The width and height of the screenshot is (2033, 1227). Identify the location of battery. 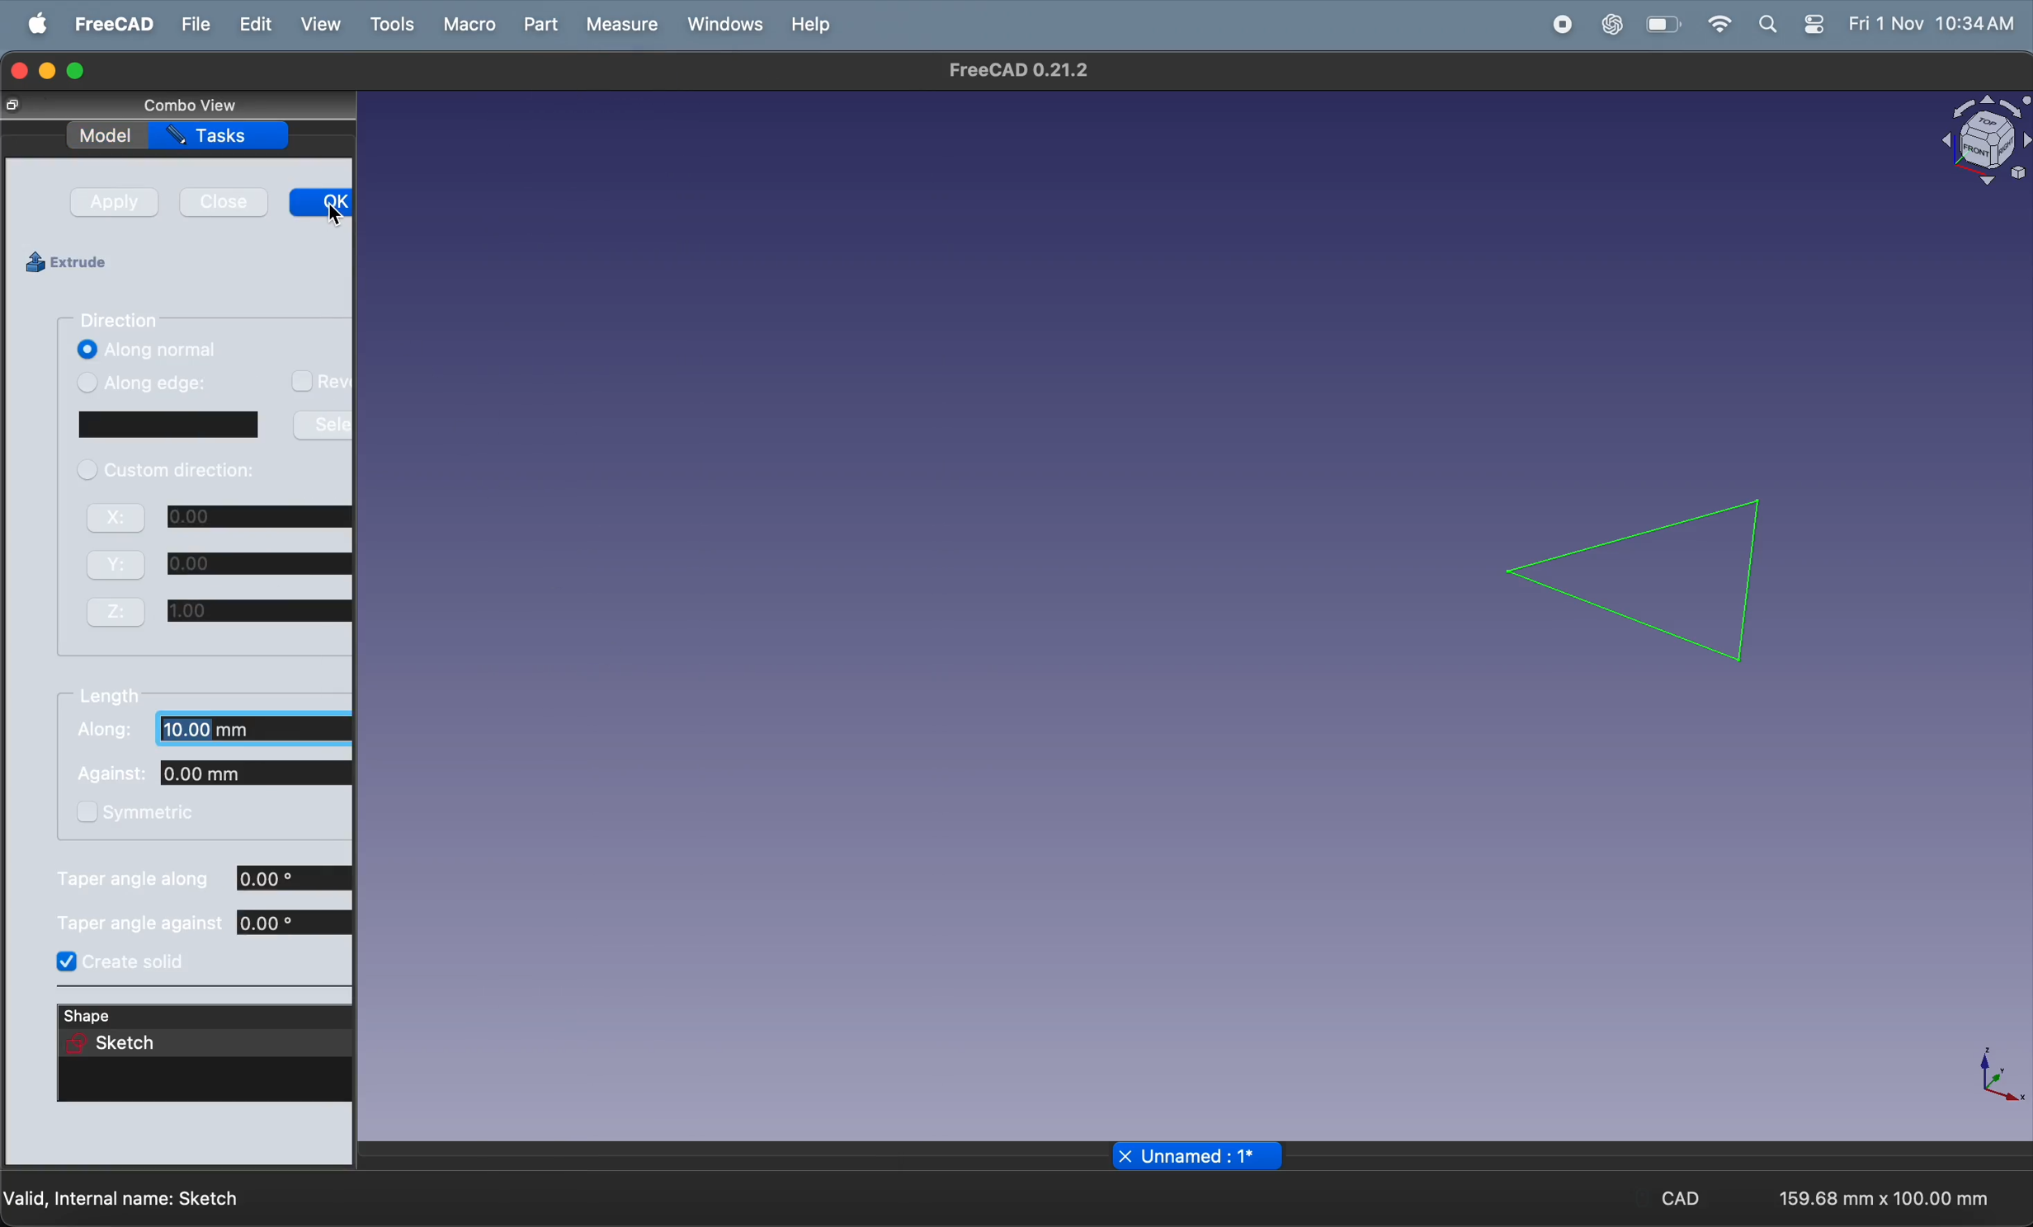
(1667, 25).